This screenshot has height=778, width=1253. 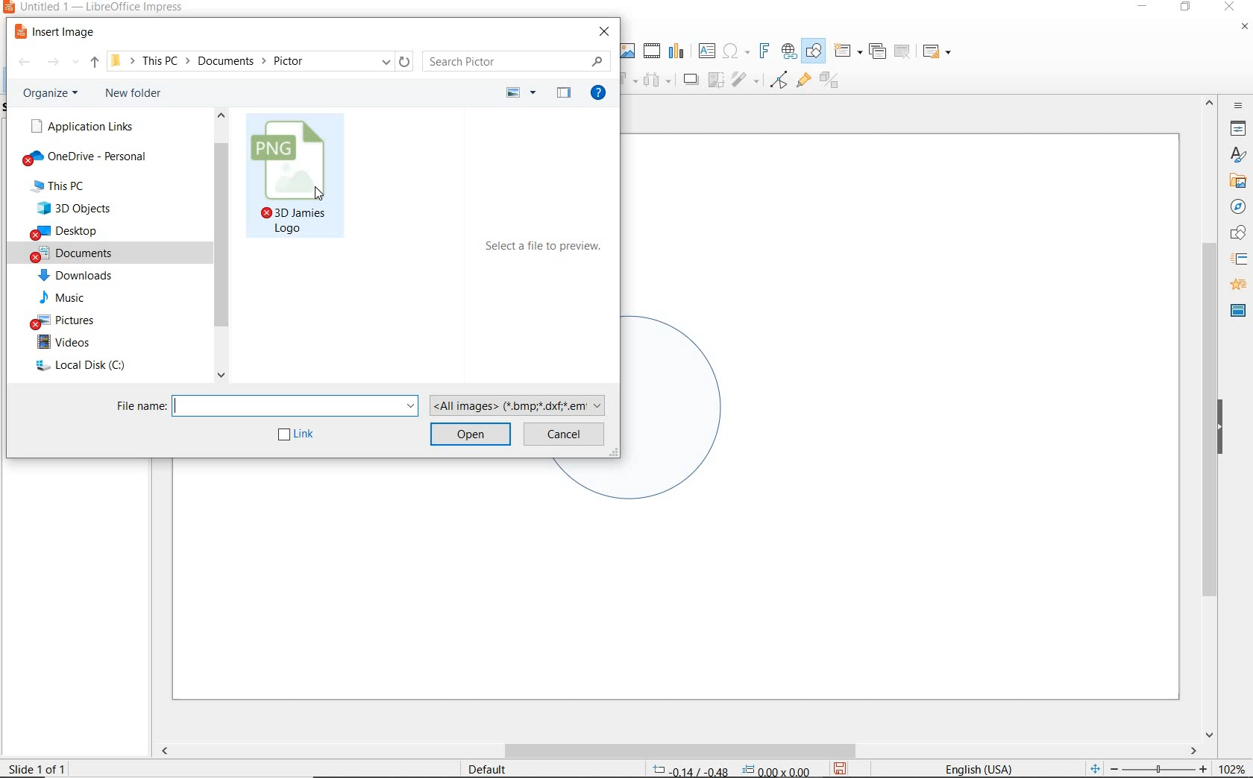 What do you see at coordinates (626, 51) in the screenshot?
I see `insert image` at bounding box center [626, 51].